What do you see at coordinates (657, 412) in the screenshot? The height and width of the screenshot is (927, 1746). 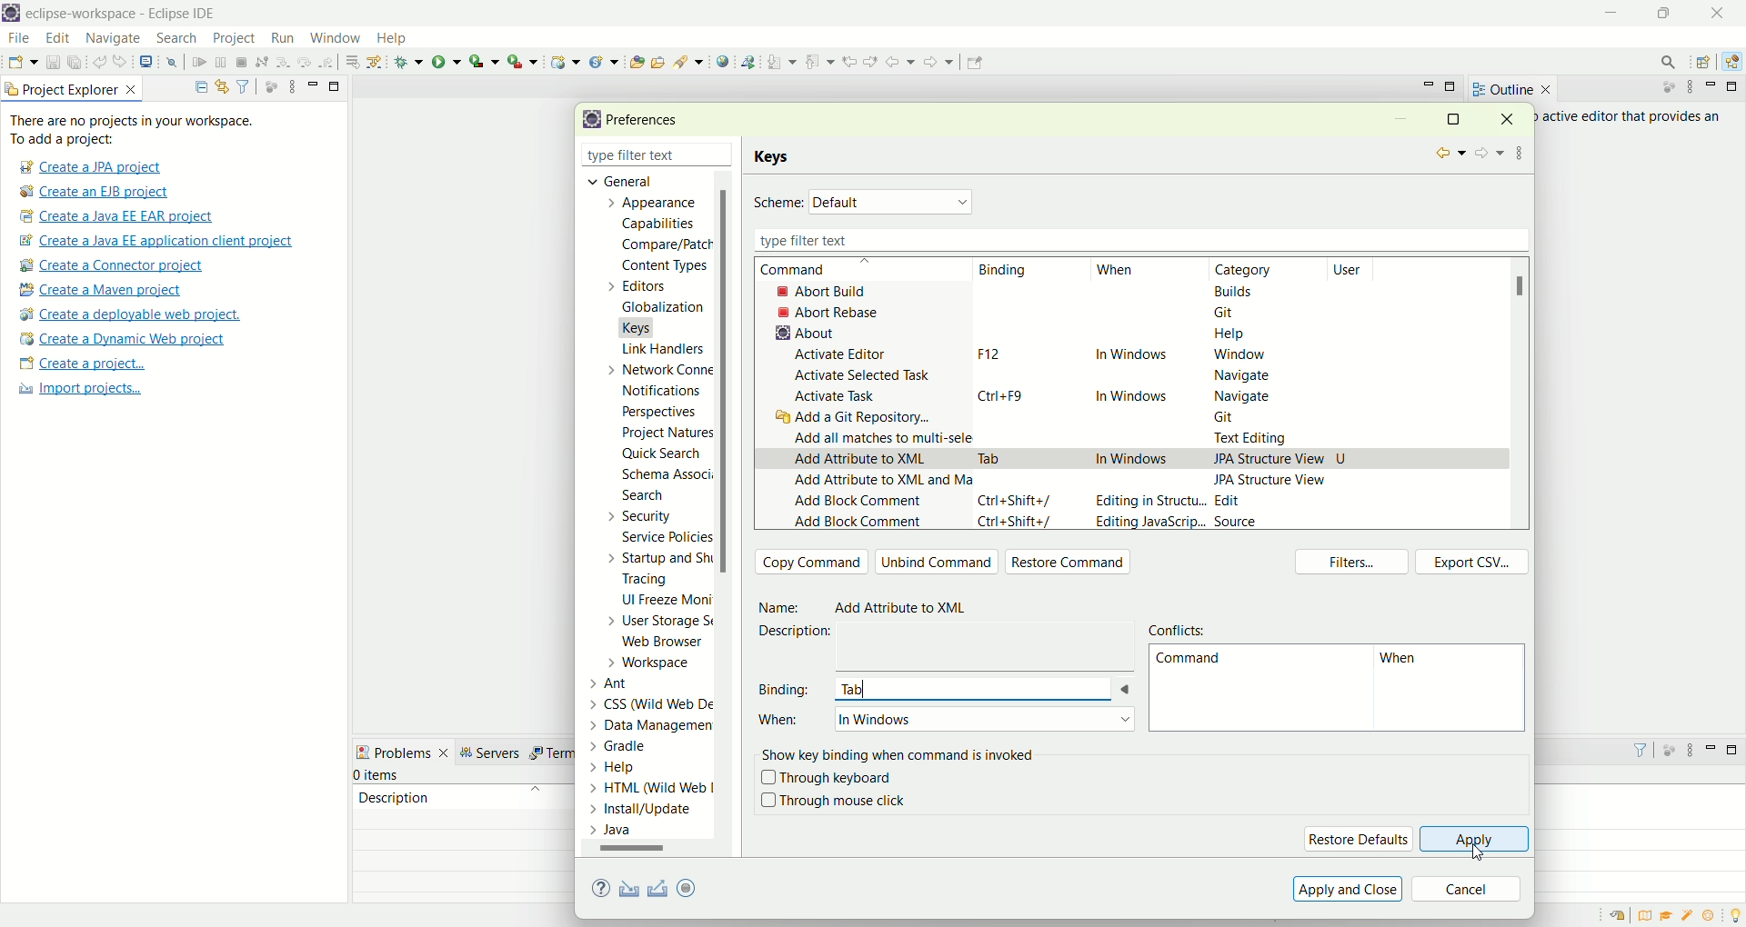 I see `perspectives` at bounding box center [657, 412].